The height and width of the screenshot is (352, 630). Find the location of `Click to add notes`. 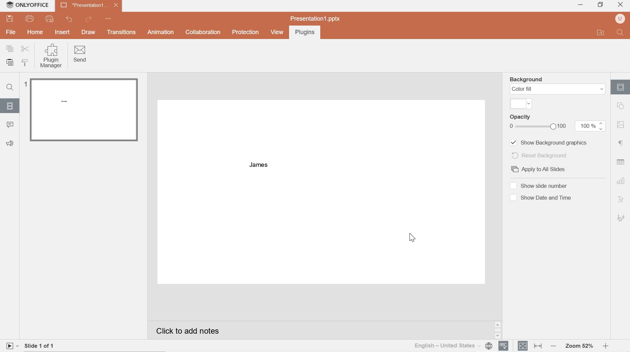

Click to add notes is located at coordinates (197, 329).